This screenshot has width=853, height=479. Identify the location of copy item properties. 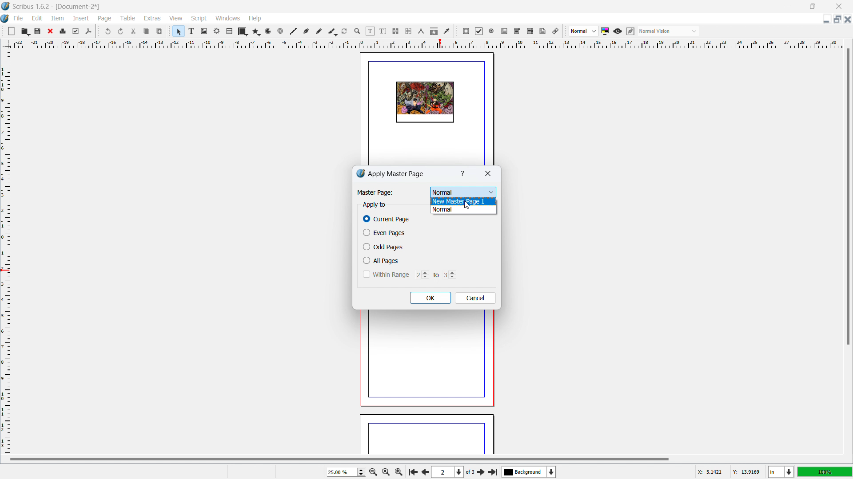
(434, 31).